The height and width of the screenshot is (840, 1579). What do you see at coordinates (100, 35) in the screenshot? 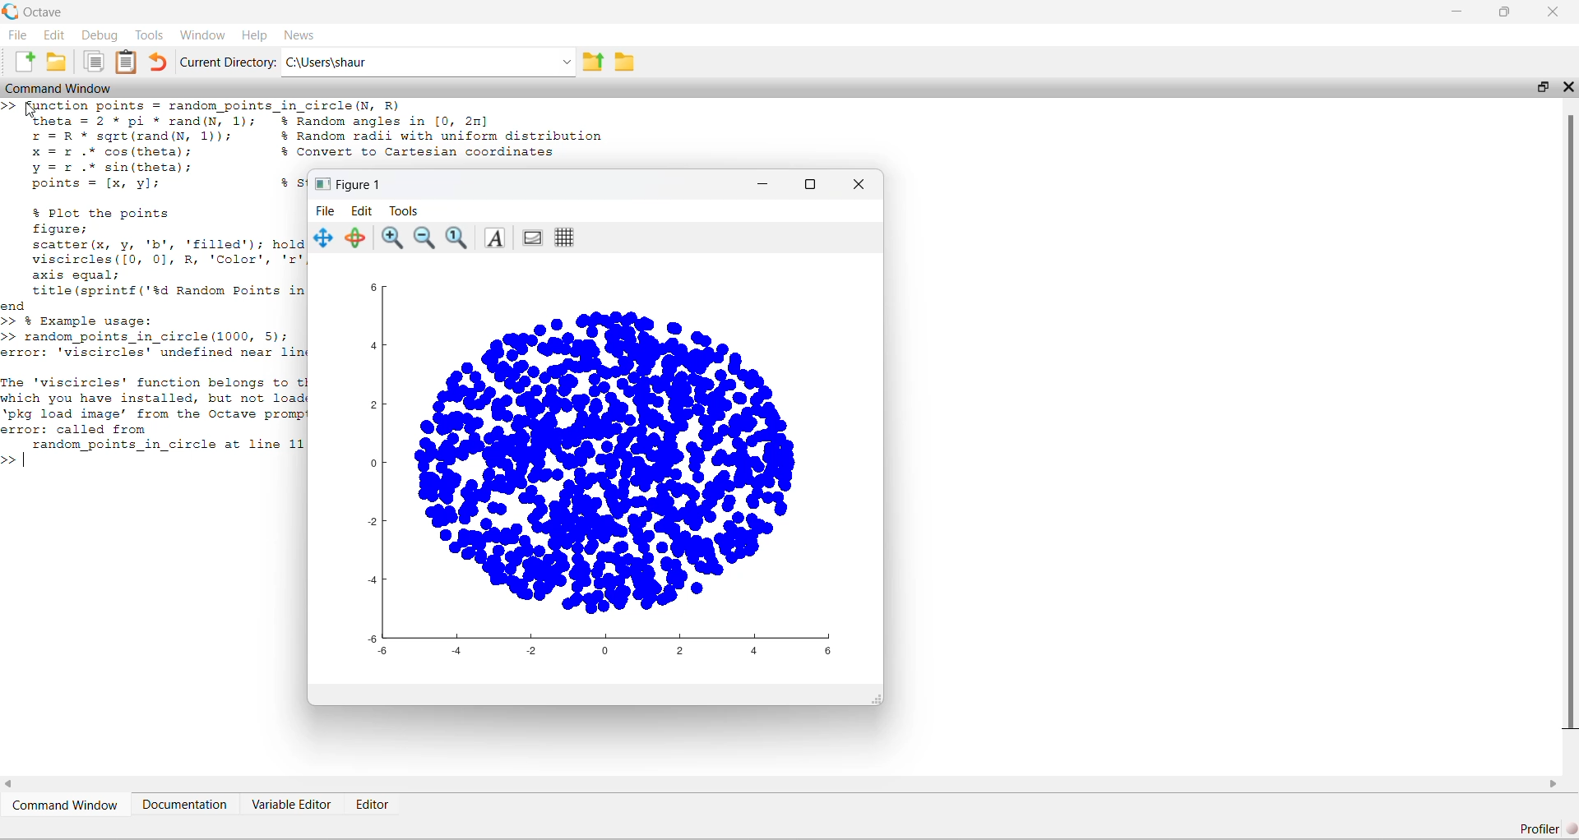
I see `Debug` at bounding box center [100, 35].